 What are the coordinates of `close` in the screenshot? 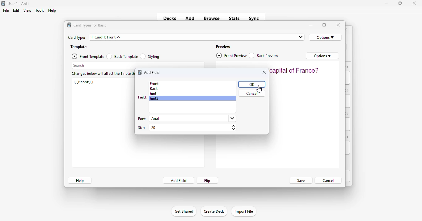 It's located at (264, 73).